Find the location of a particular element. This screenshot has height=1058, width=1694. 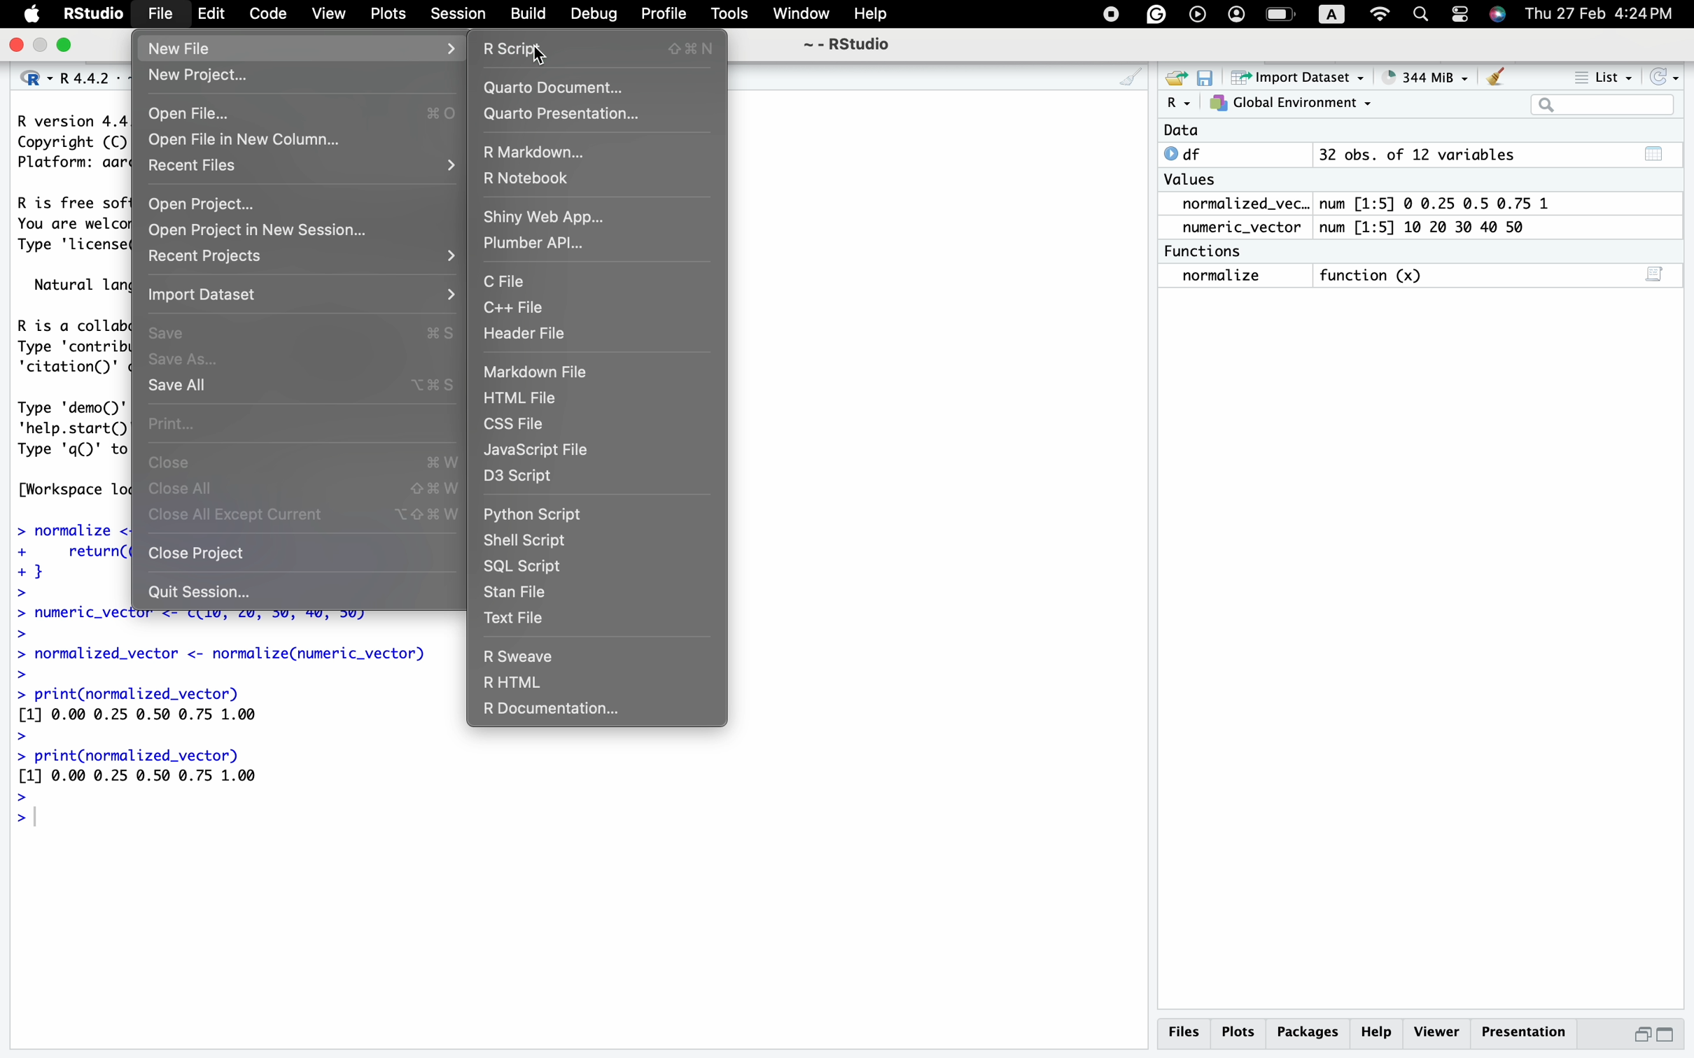

minimize is located at coordinates (65, 45).